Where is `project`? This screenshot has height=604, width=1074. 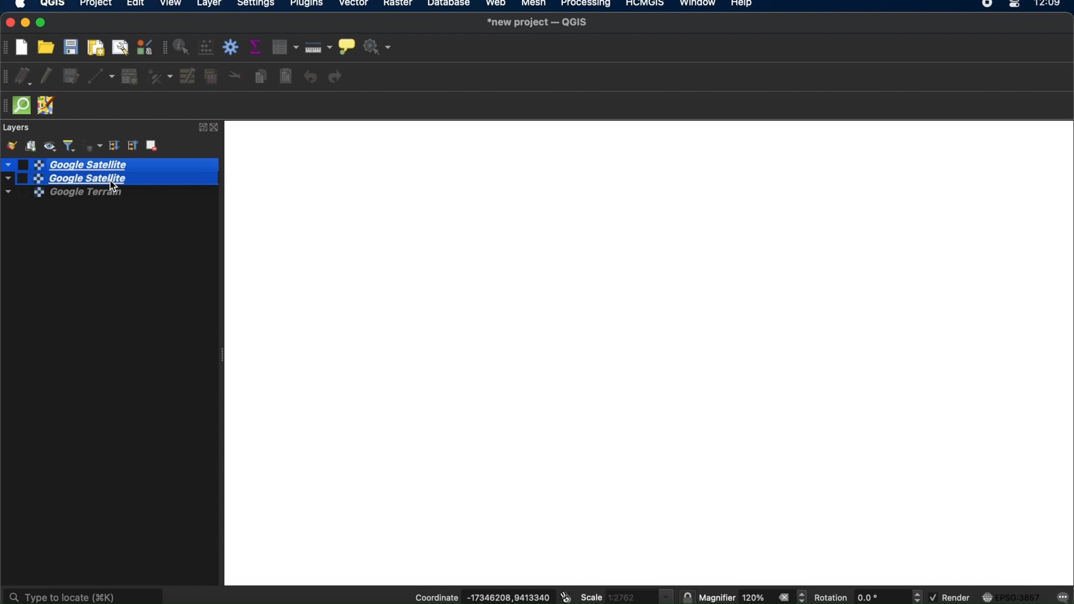
project is located at coordinates (95, 4).